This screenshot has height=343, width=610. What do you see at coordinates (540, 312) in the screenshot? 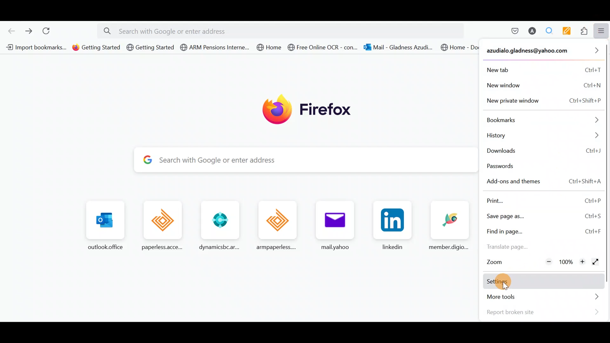
I see `Report broken site` at bounding box center [540, 312].